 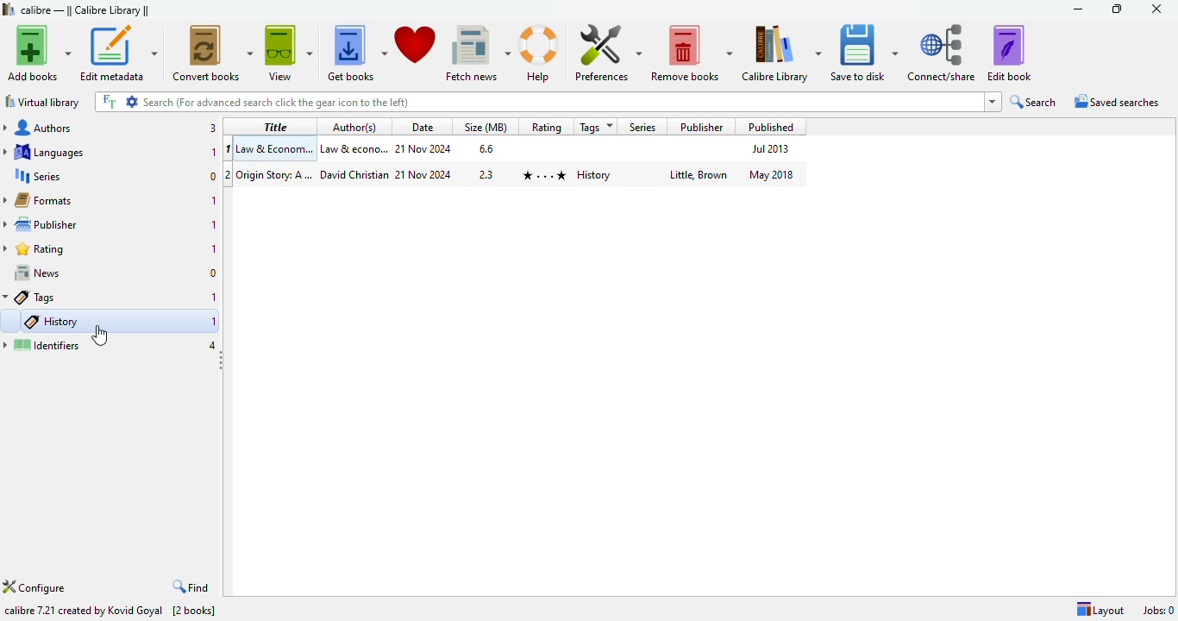 I want to click on add books, so click(x=39, y=53).